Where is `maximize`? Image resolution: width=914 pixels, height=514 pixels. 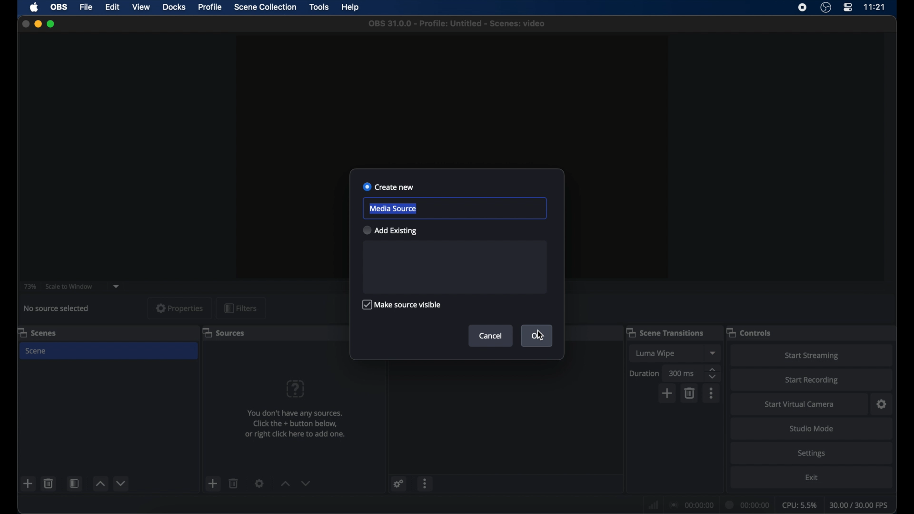 maximize is located at coordinates (52, 25).